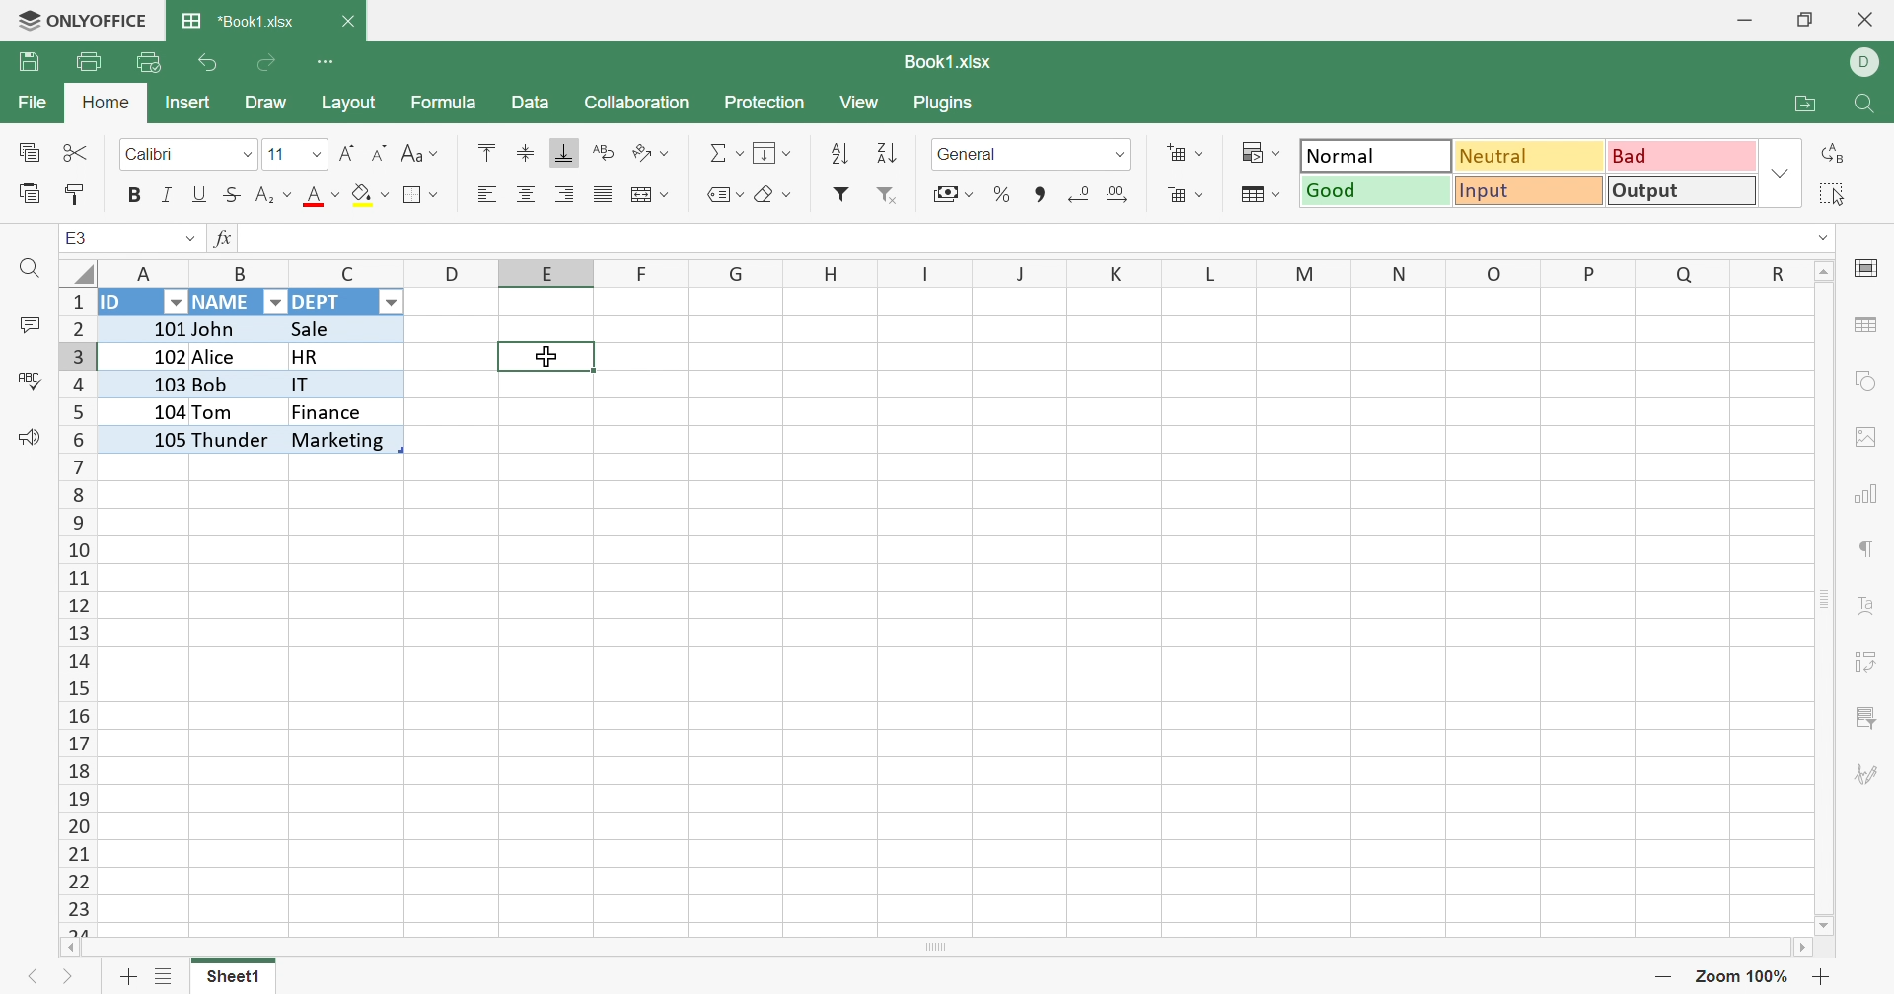  What do you see at coordinates (324, 304) in the screenshot?
I see `DEPT` at bounding box center [324, 304].